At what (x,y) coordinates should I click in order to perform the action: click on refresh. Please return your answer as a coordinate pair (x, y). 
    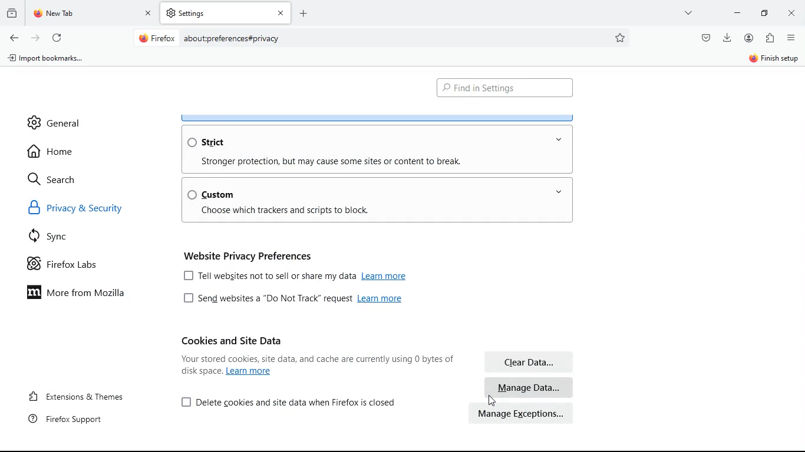
    Looking at the image, I should click on (57, 36).